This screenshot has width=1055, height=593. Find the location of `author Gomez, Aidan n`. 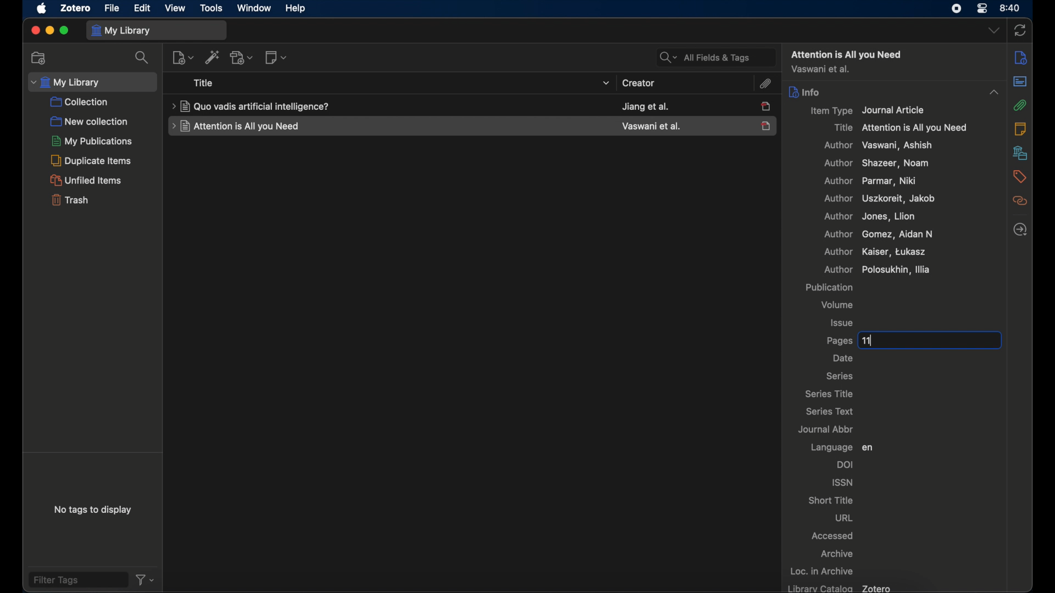

author Gomez, Aidan n is located at coordinates (878, 234).